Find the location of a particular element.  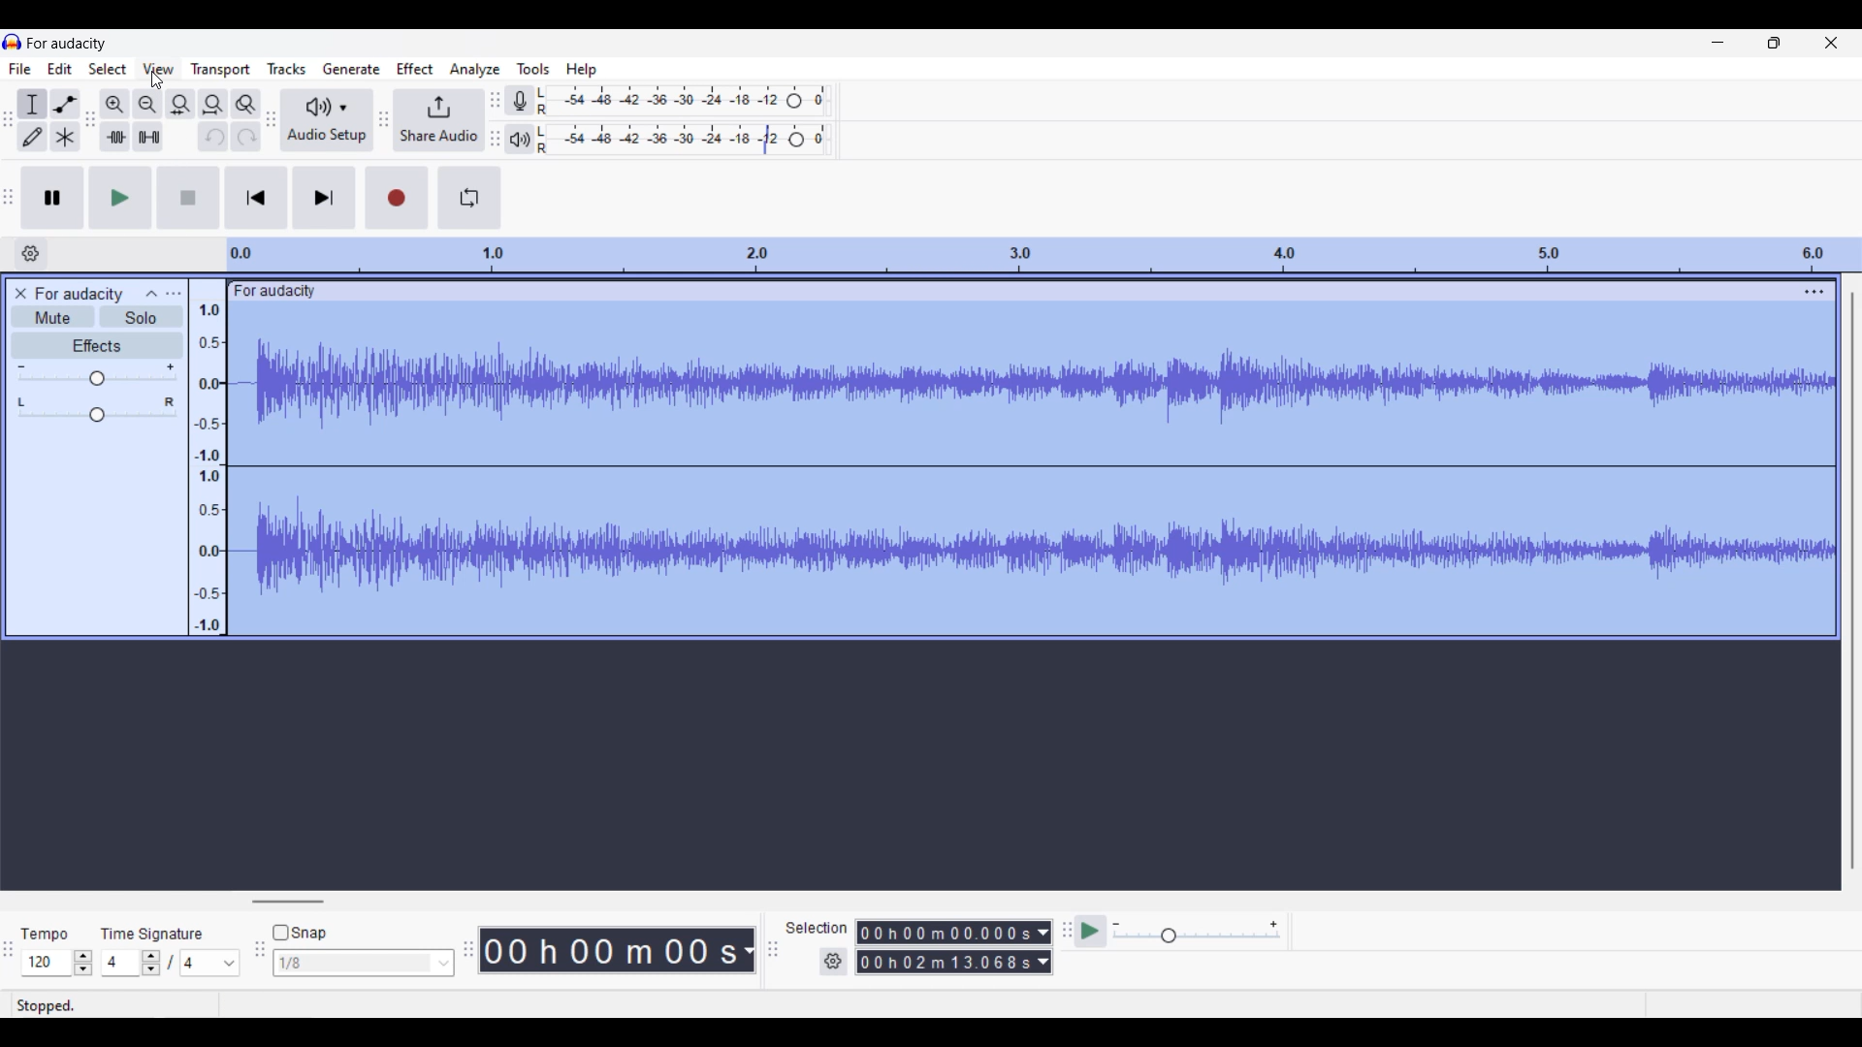

Skip/Select to start is located at coordinates (256, 198).